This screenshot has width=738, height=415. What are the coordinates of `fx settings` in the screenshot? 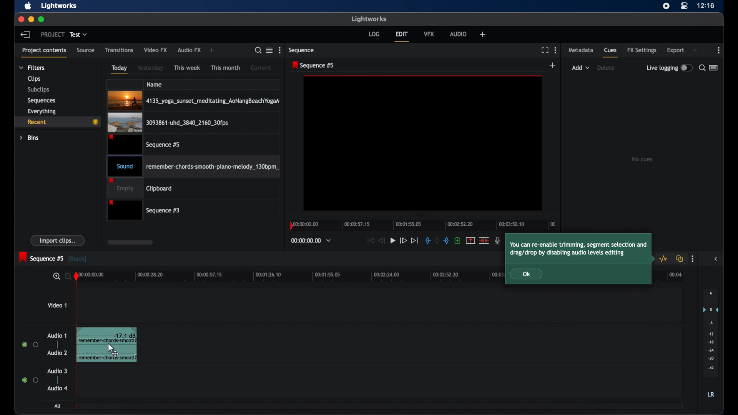 It's located at (642, 50).